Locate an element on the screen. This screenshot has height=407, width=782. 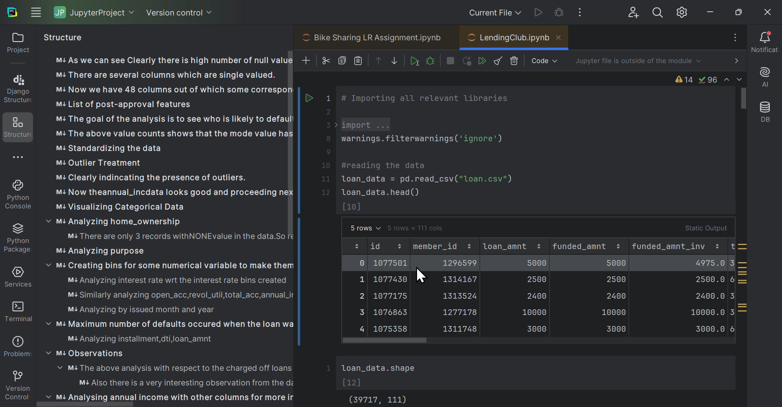
Version control is located at coordinates (180, 12).